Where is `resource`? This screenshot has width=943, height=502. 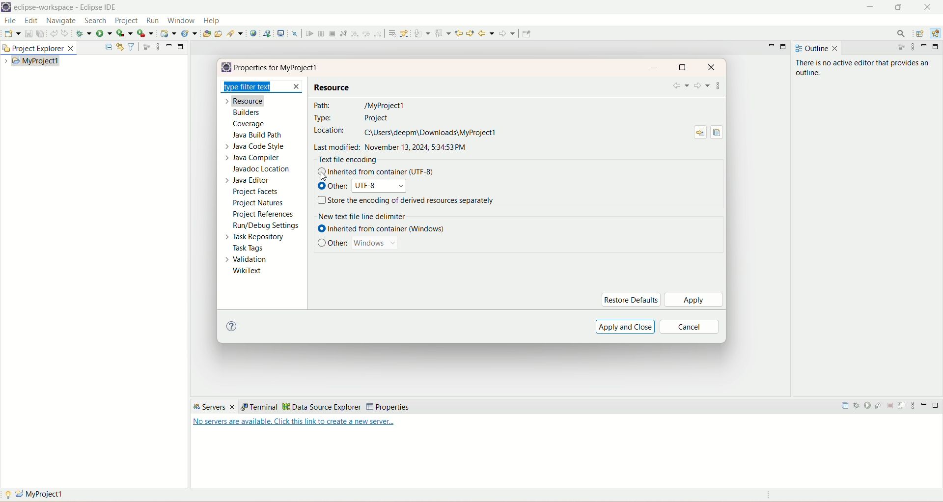 resource is located at coordinates (332, 86).